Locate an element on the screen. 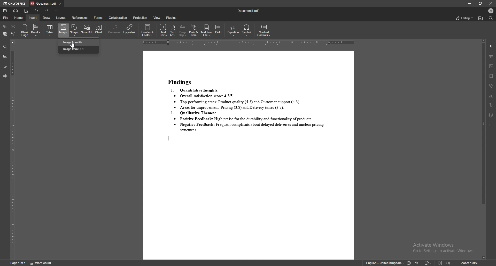 The image size is (496, 266). image from url is located at coordinates (79, 49).